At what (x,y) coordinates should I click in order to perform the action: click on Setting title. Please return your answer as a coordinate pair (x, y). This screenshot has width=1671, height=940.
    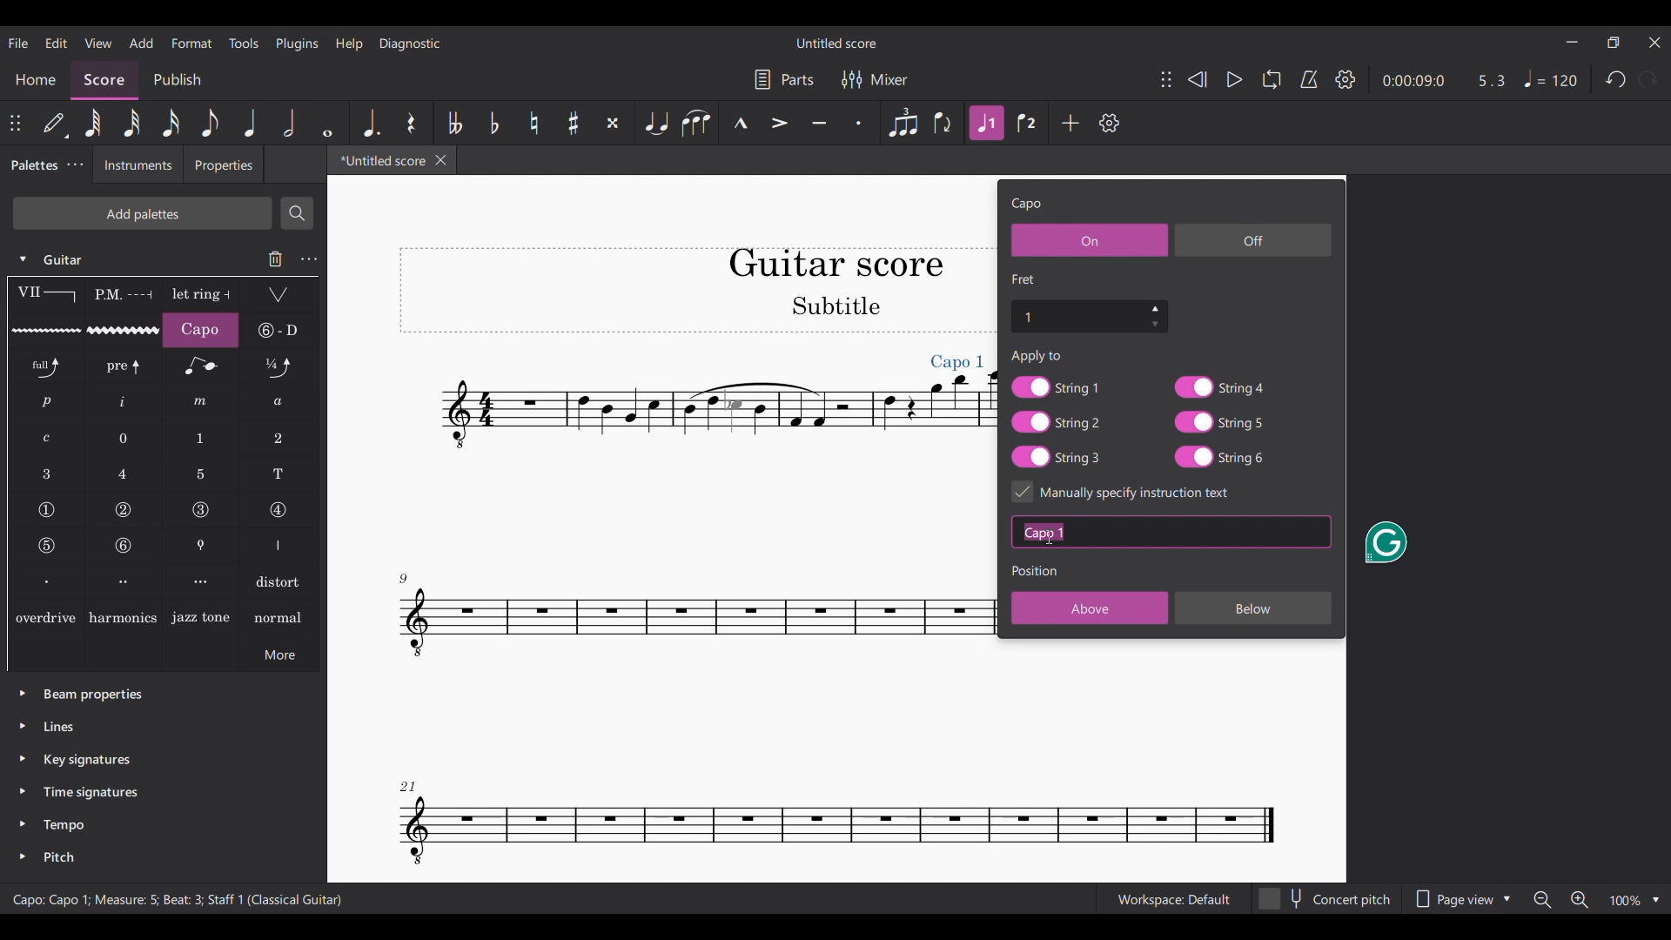
    Looking at the image, I should click on (1027, 205).